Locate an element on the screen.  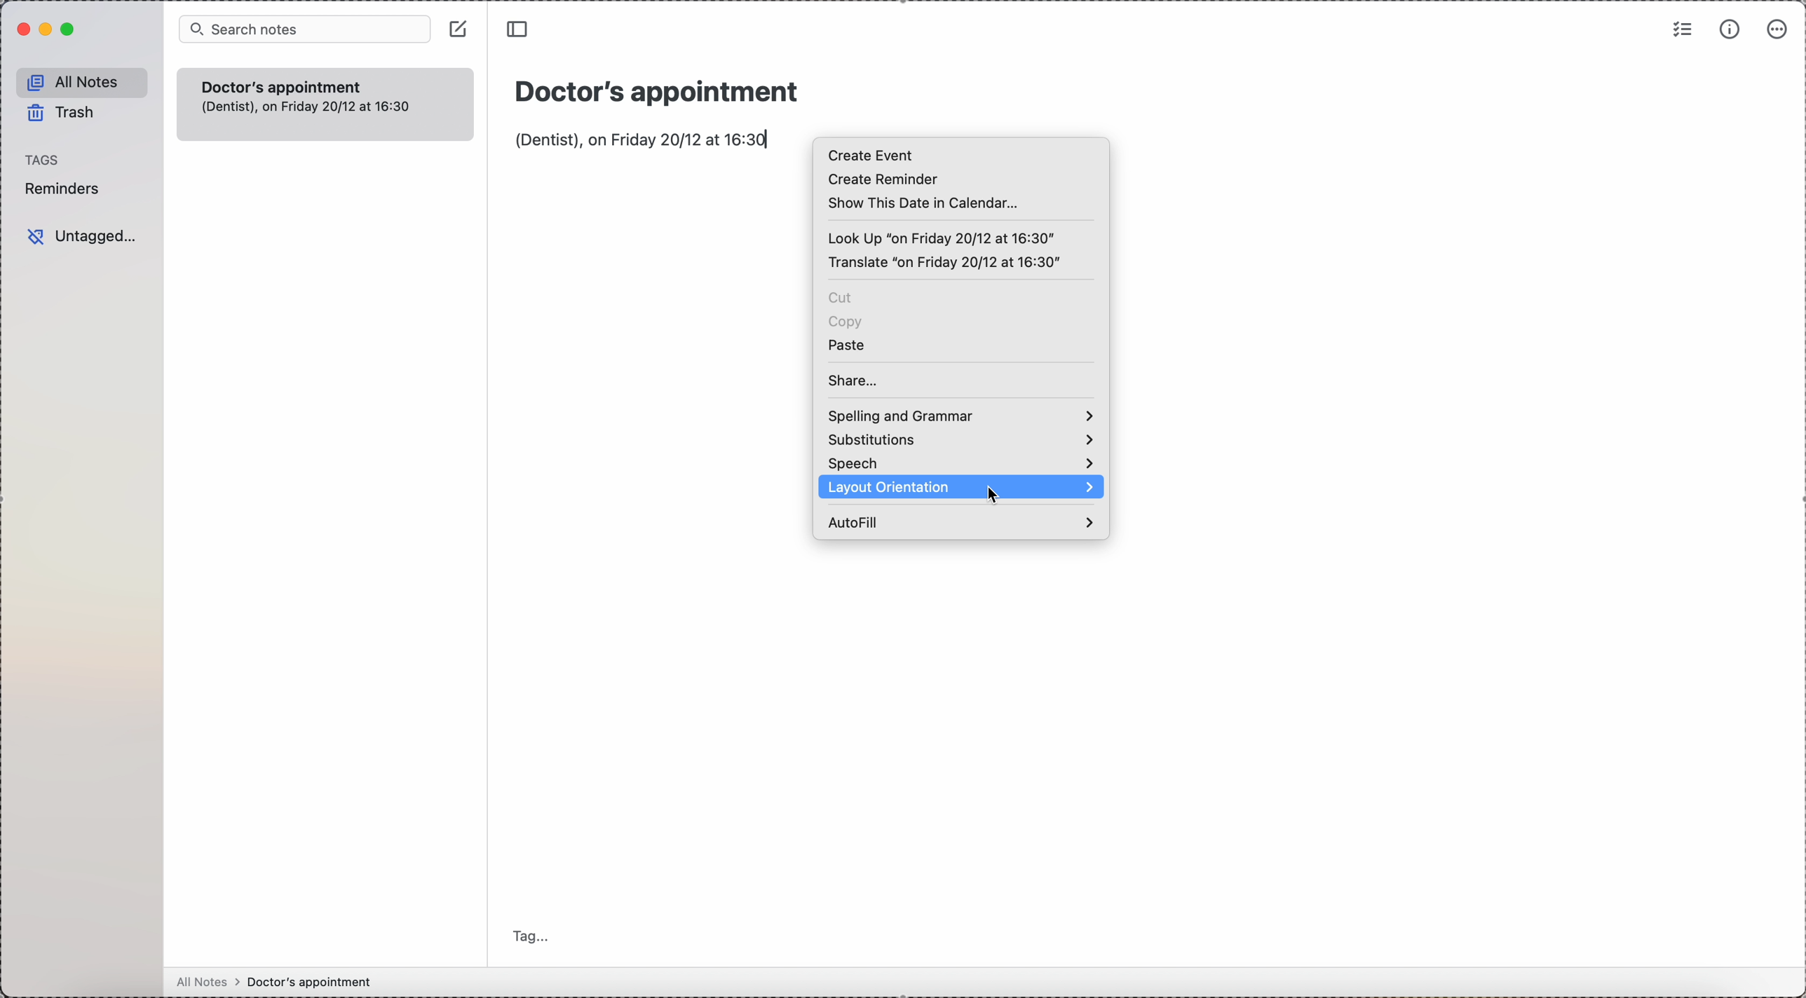
close Simplenote is located at coordinates (19, 29).